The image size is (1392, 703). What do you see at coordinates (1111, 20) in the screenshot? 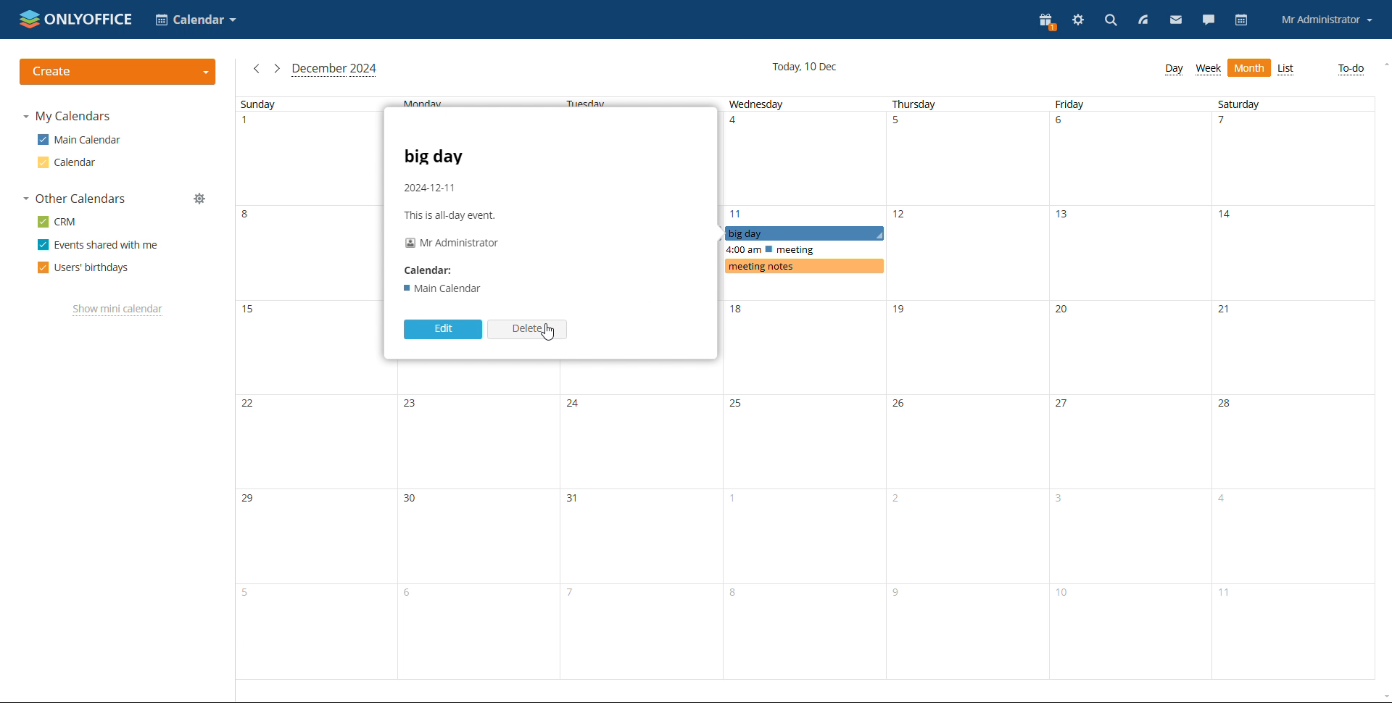
I see `search` at bounding box center [1111, 20].